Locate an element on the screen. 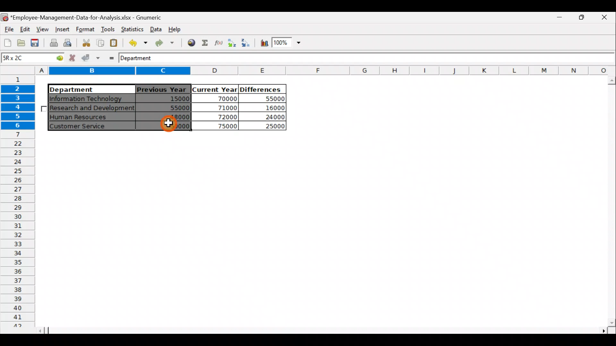  Accept change is located at coordinates (91, 58).